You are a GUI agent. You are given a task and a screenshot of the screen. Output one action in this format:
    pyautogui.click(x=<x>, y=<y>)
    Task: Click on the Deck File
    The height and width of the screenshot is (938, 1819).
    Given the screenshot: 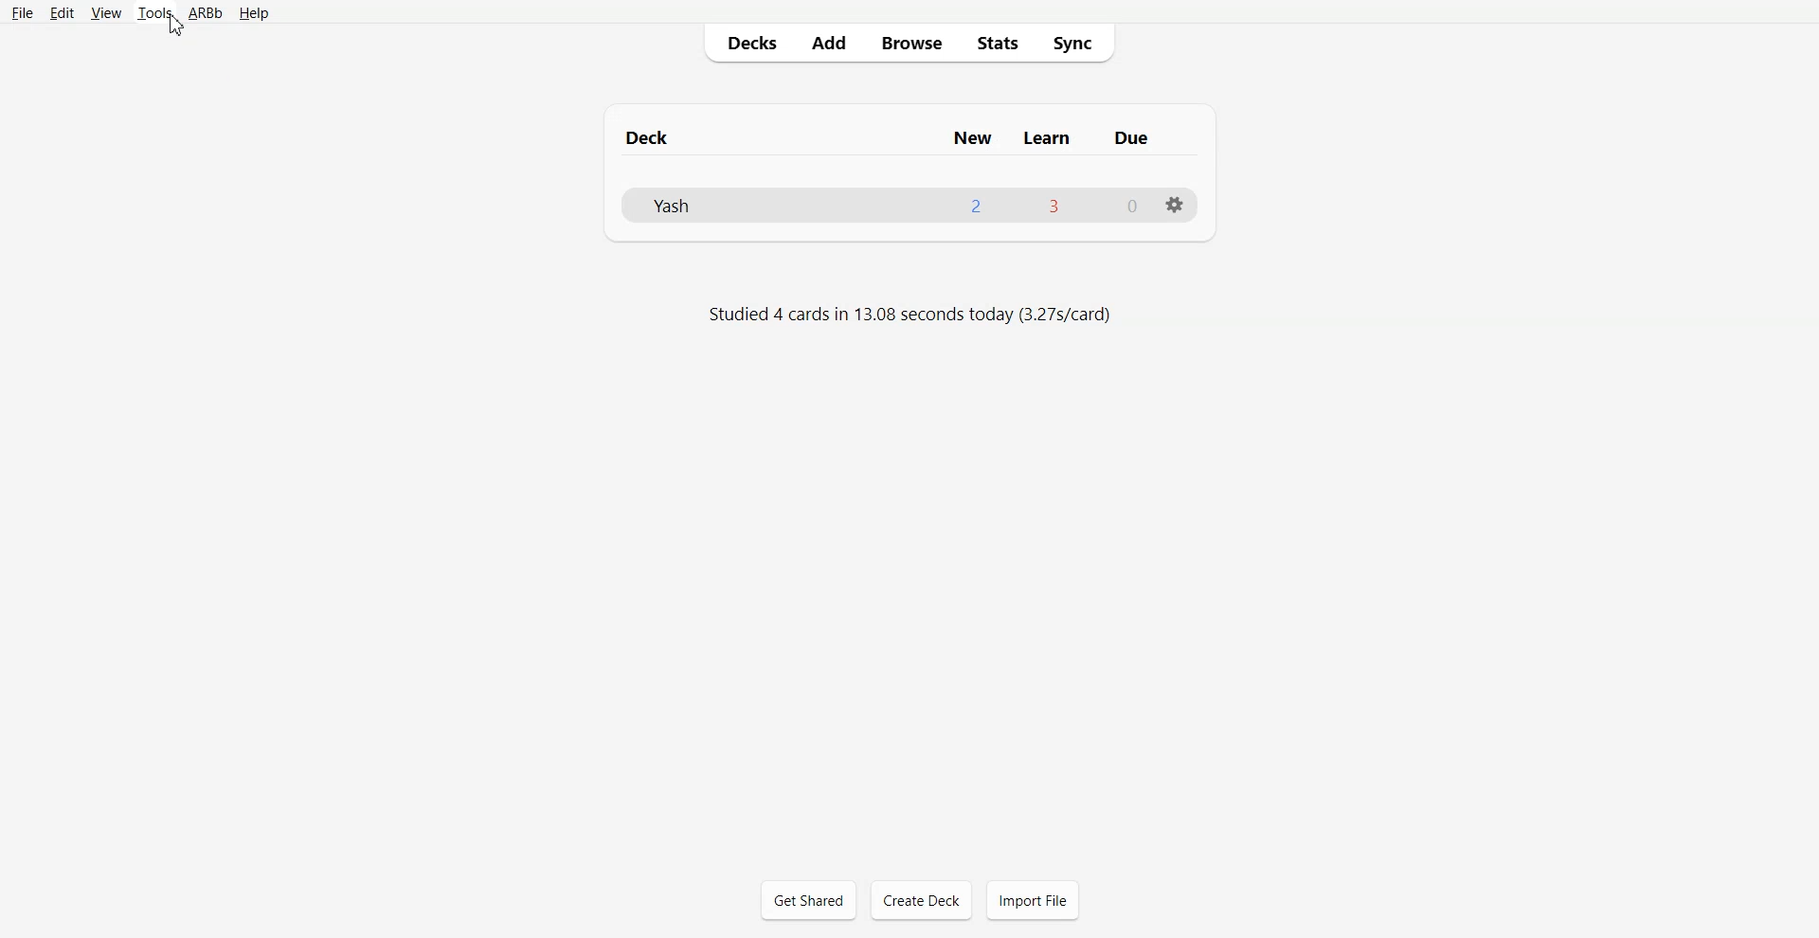 What is the action you would take?
    pyautogui.click(x=910, y=206)
    